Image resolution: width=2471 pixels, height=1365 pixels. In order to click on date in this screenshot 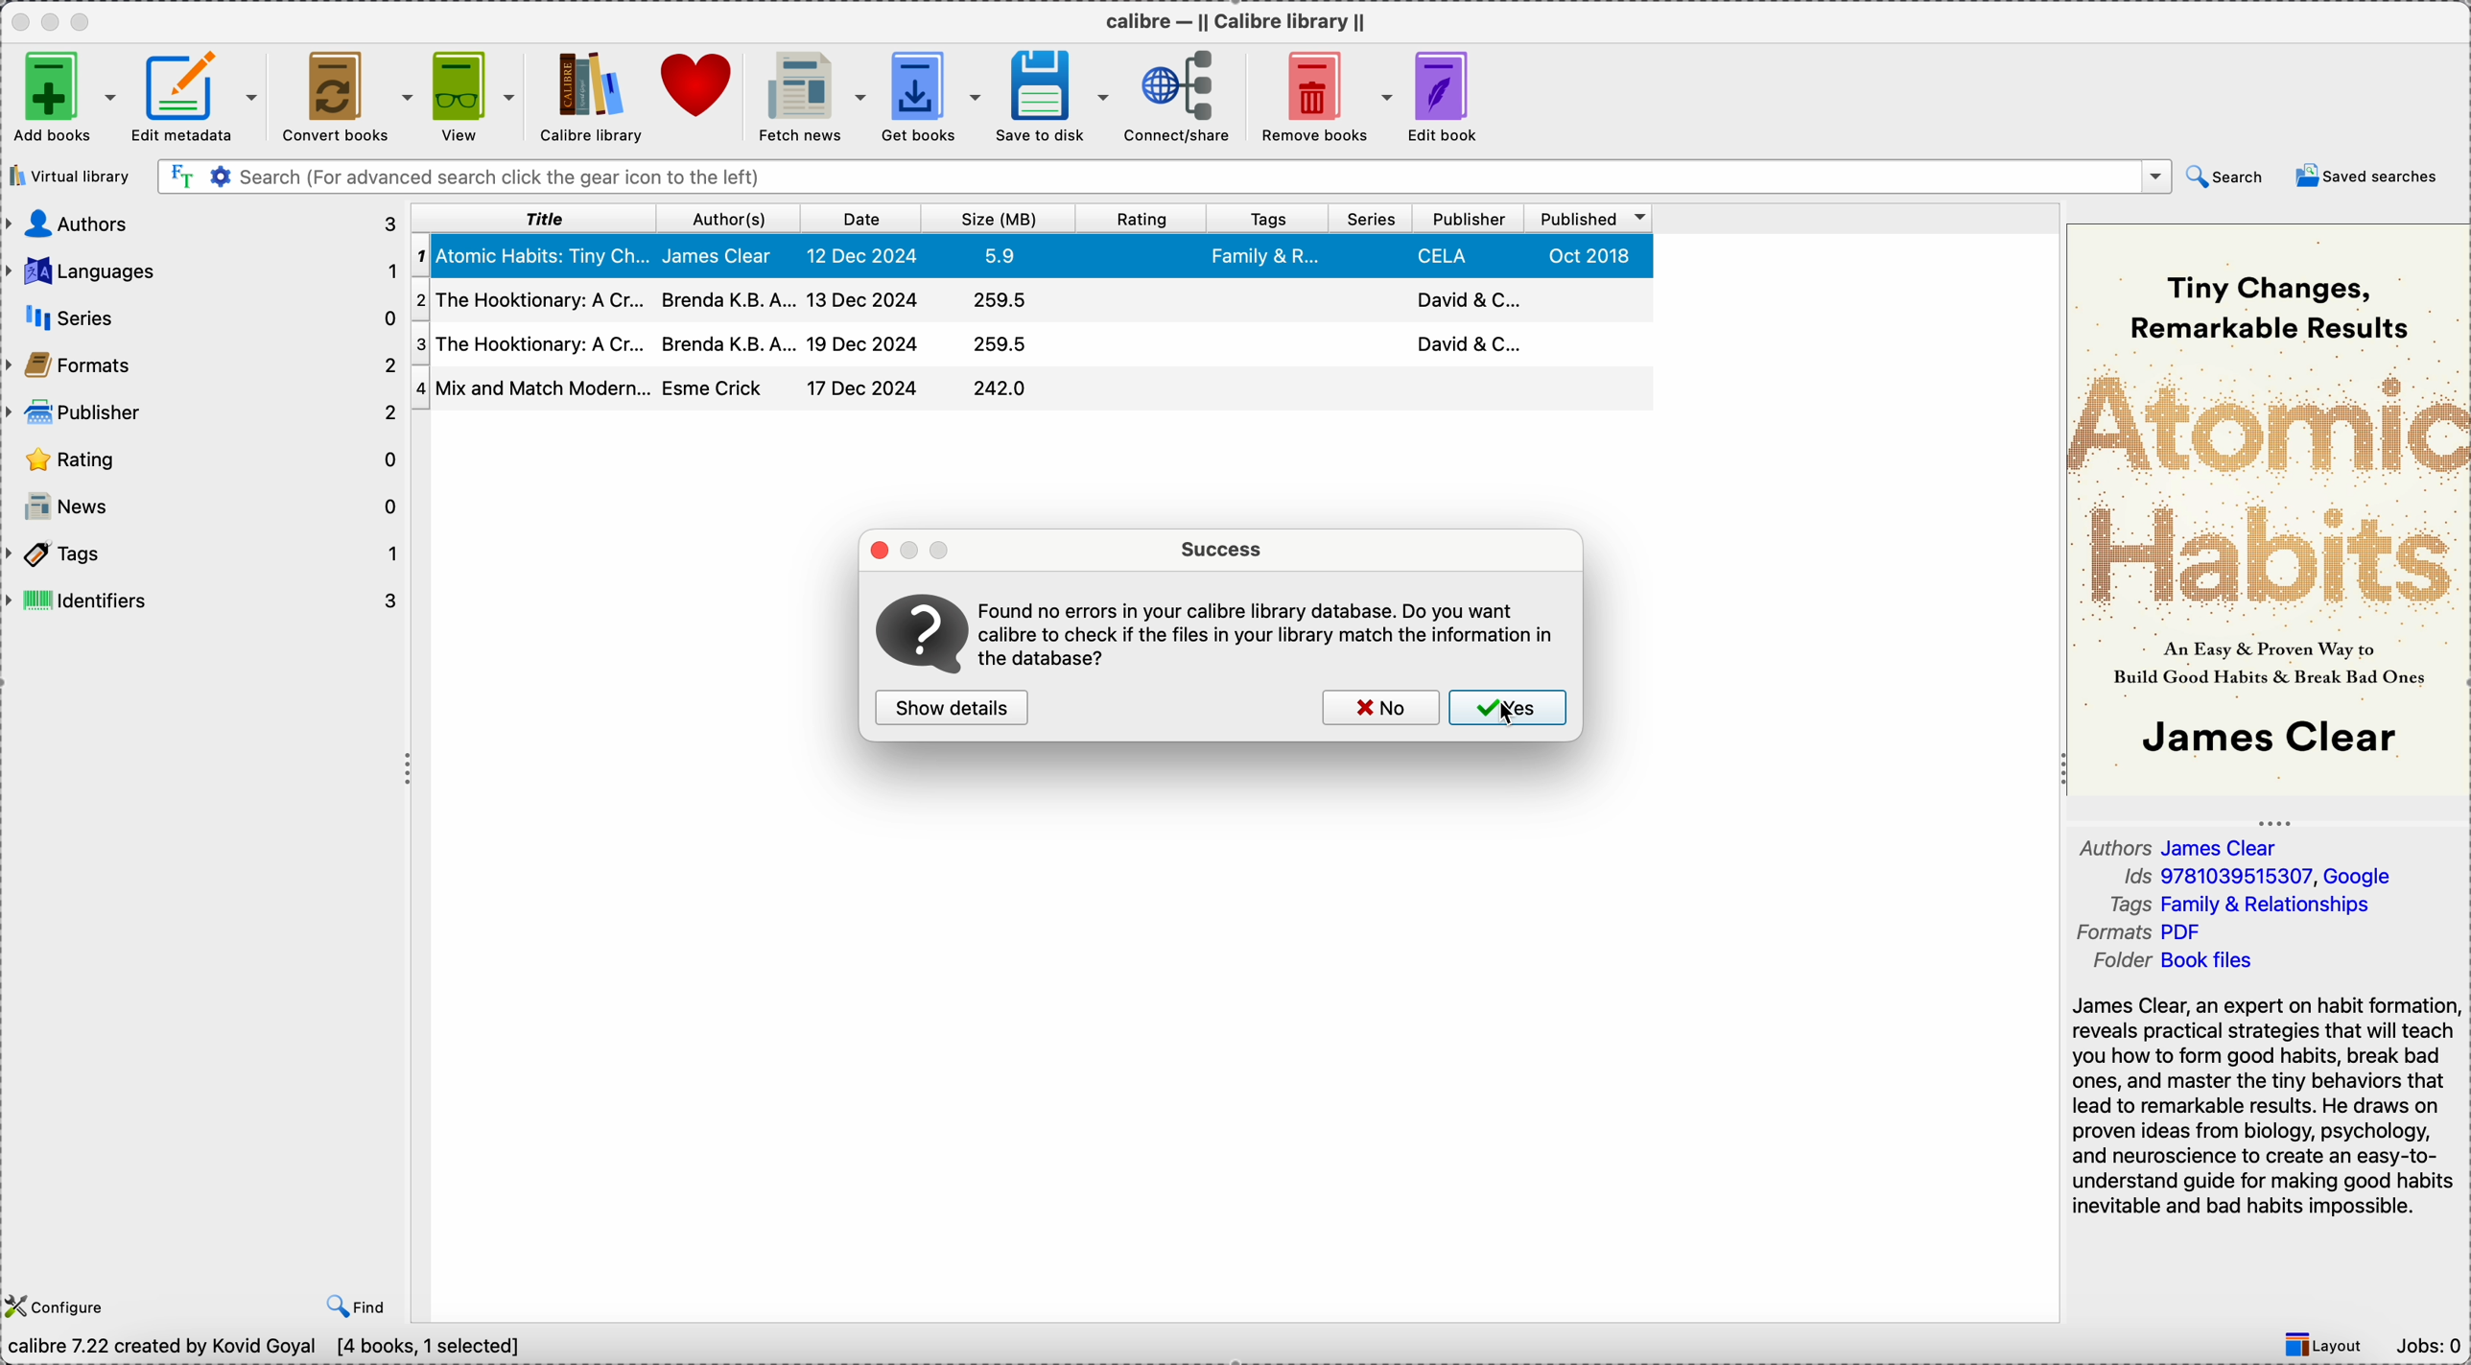, I will do `click(857, 219)`.